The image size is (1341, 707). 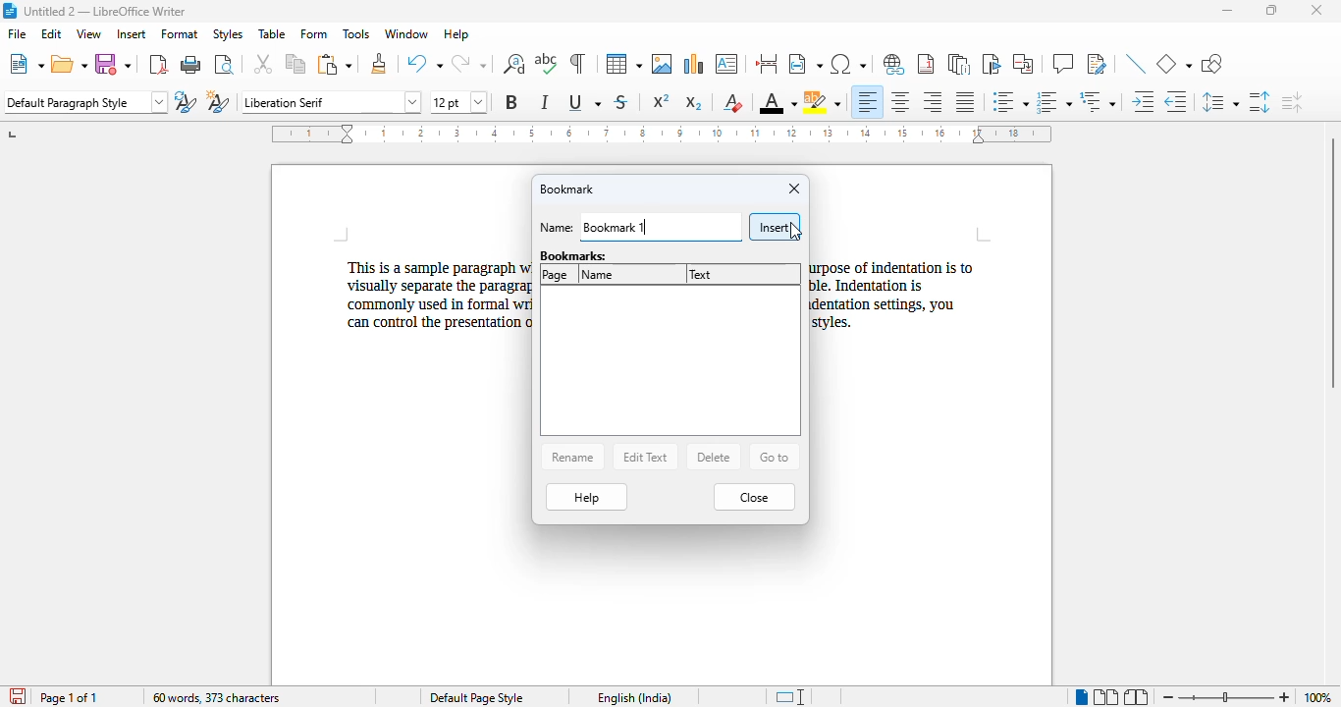 What do you see at coordinates (18, 696) in the screenshot?
I see `click to save the document` at bounding box center [18, 696].